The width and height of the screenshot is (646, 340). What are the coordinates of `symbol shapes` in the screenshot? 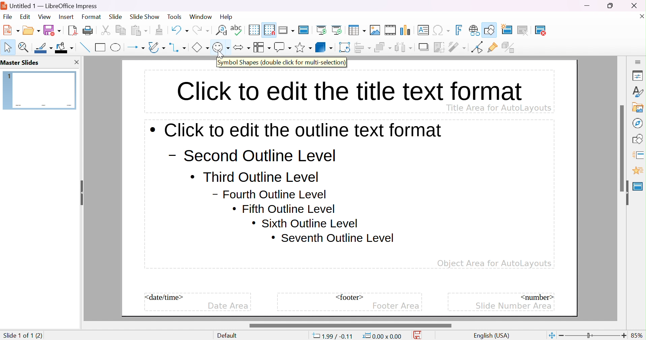 It's located at (221, 47).